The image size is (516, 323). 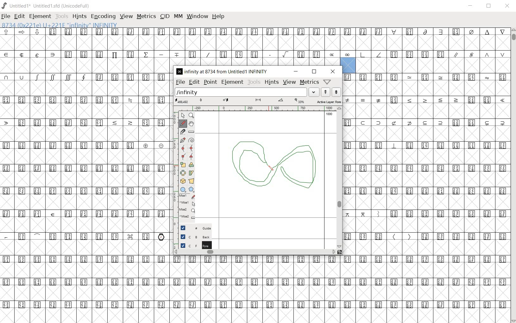 What do you see at coordinates (426, 248) in the screenshot?
I see `empty glyph slots` at bounding box center [426, 248].